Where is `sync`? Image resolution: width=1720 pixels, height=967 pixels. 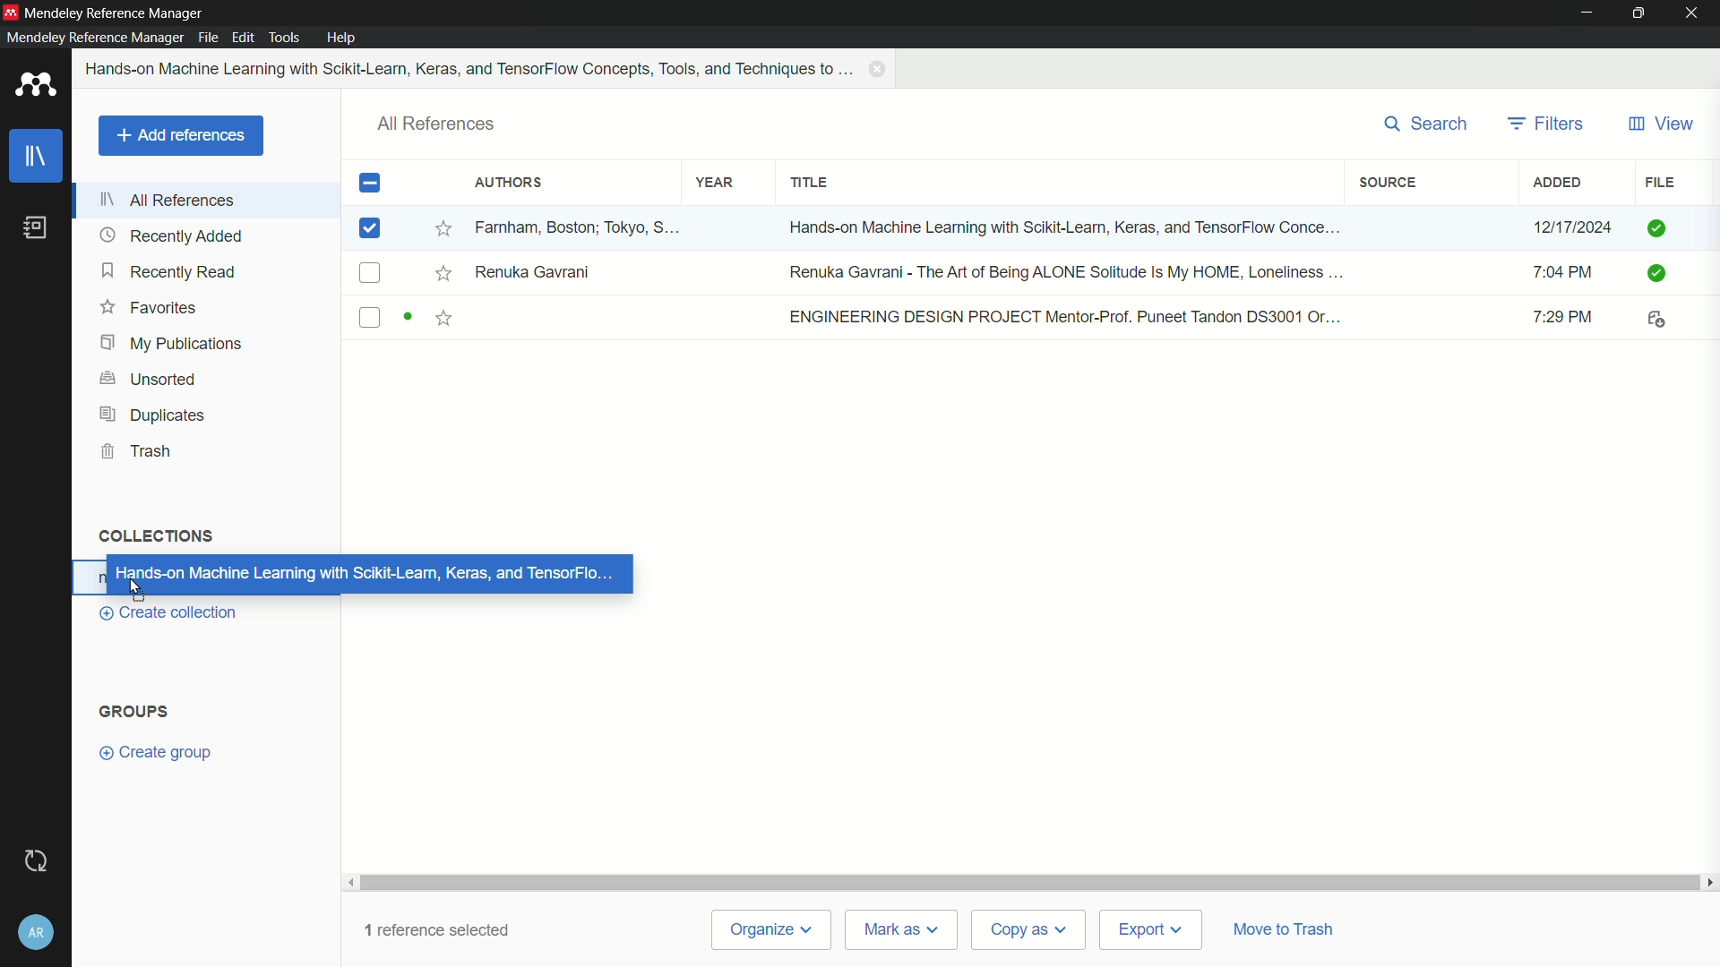
sync is located at coordinates (35, 861).